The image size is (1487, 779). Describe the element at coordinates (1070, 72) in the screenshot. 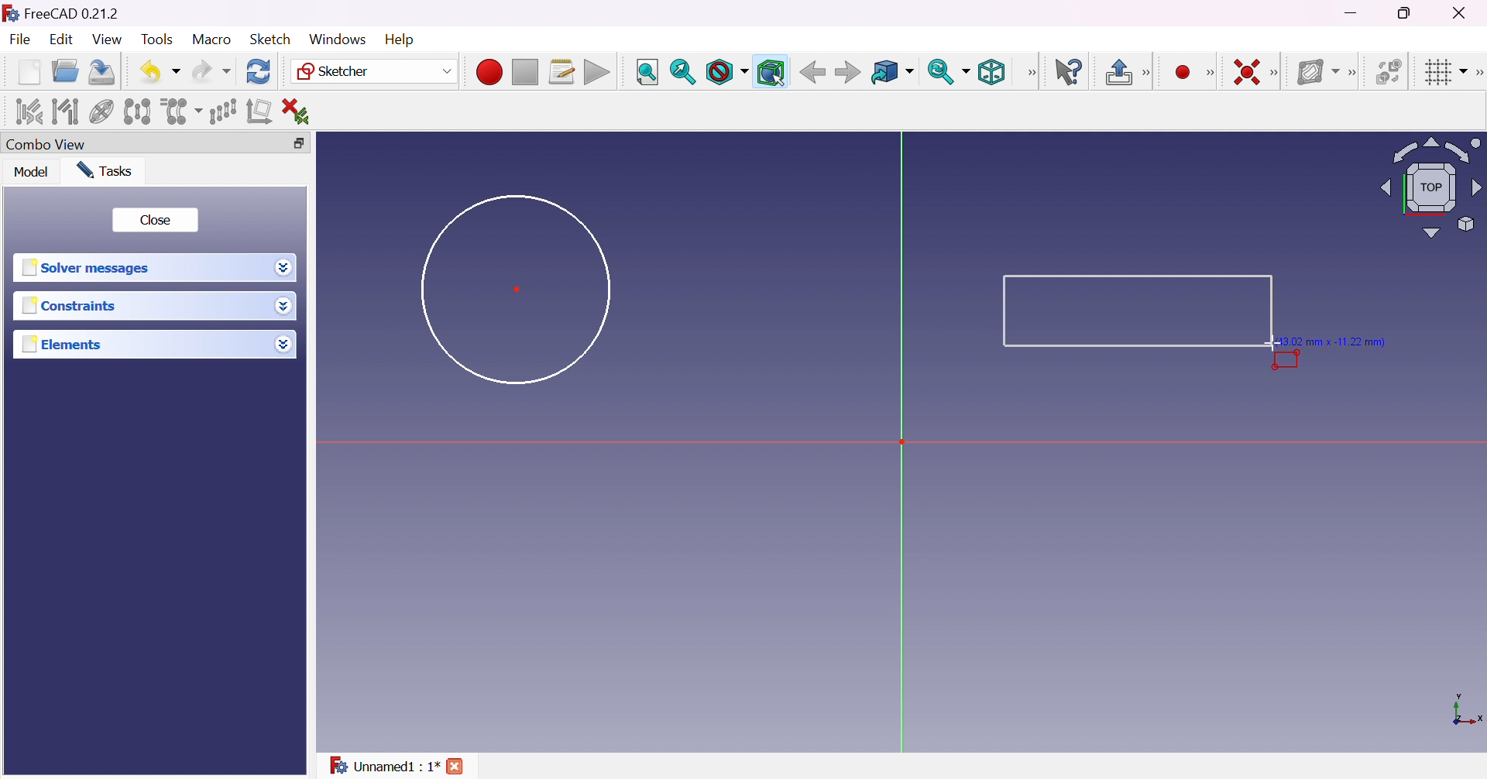

I see `What's this?` at that location.